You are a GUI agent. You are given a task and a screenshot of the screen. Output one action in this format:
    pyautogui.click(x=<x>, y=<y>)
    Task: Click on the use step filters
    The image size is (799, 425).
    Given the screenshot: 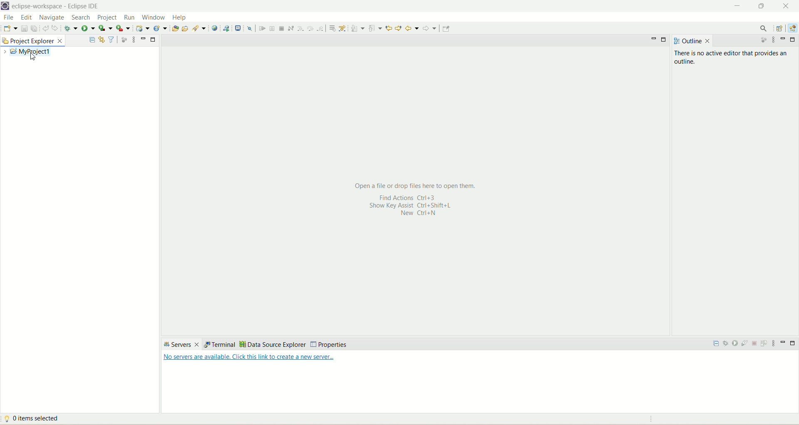 What is the action you would take?
    pyautogui.click(x=344, y=28)
    